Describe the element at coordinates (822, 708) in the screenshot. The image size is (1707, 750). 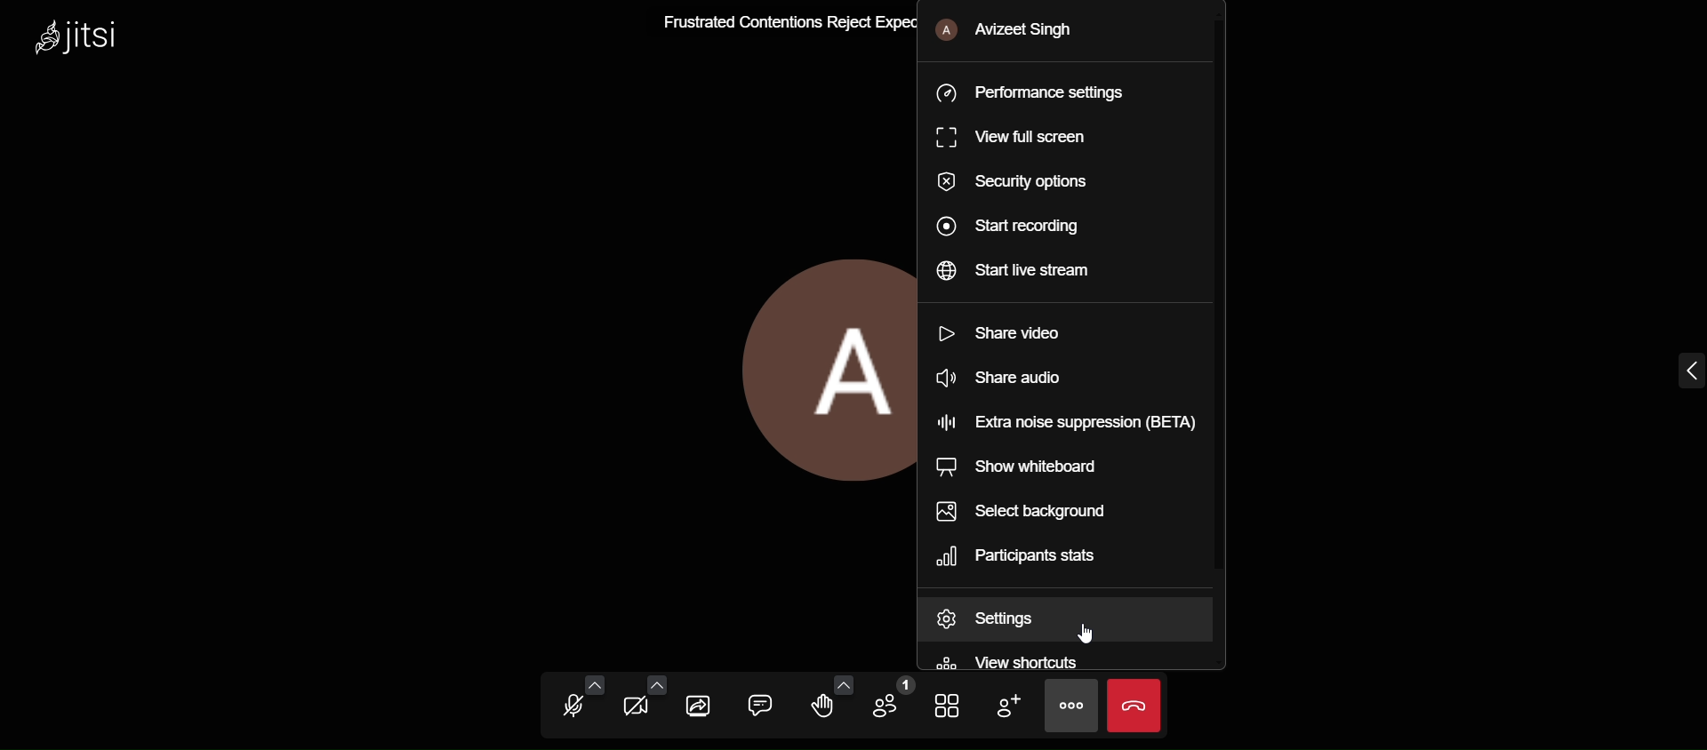
I see `raise your hand` at that location.